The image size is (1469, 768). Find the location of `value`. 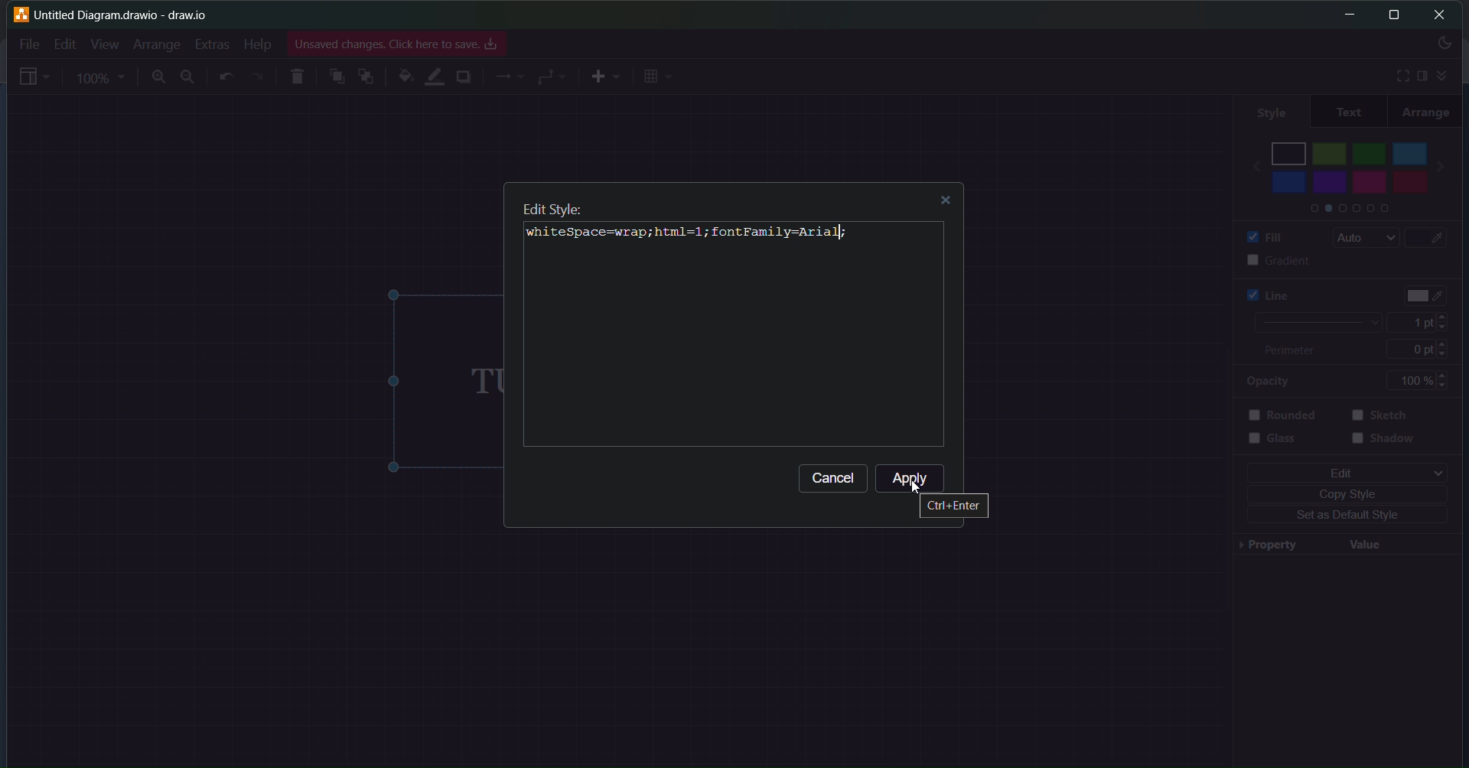

value is located at coordinates (1366, 543).